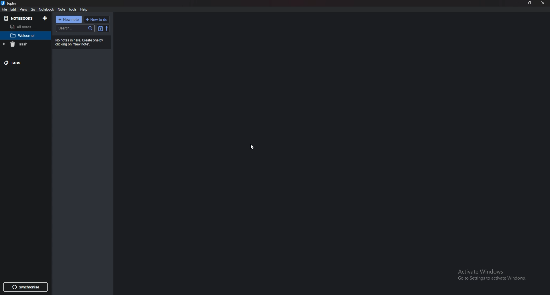  I want to click on note, so click(62, 9).